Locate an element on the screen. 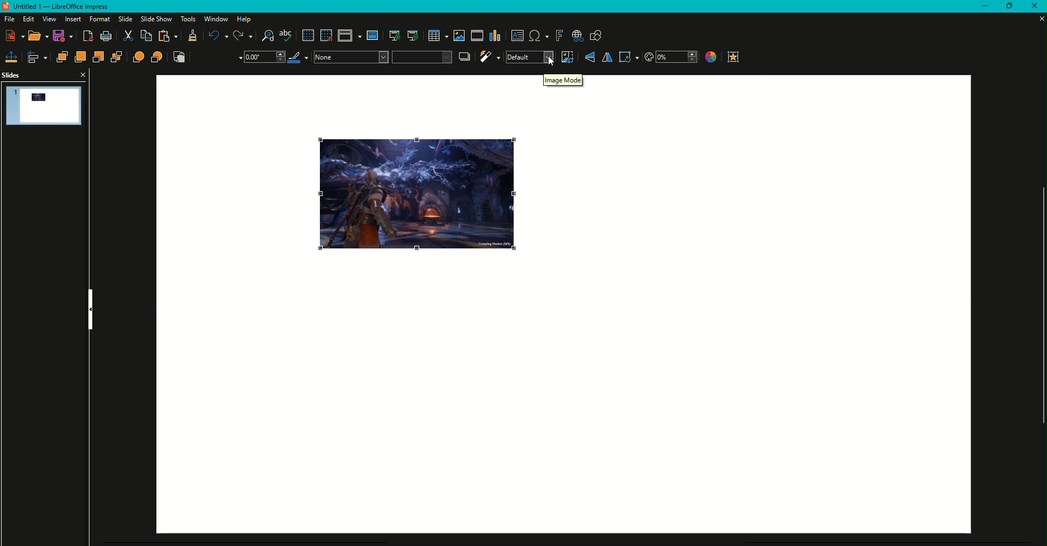 The image size is (1047, 546). Copy is located at coordinates (145, 36).